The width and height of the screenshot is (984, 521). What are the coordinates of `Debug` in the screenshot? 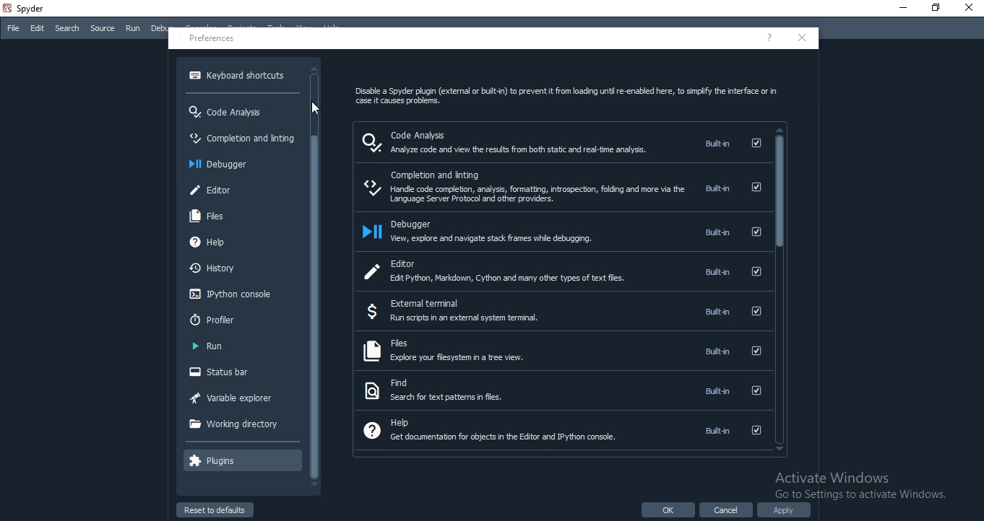 It's located at (161, 28).